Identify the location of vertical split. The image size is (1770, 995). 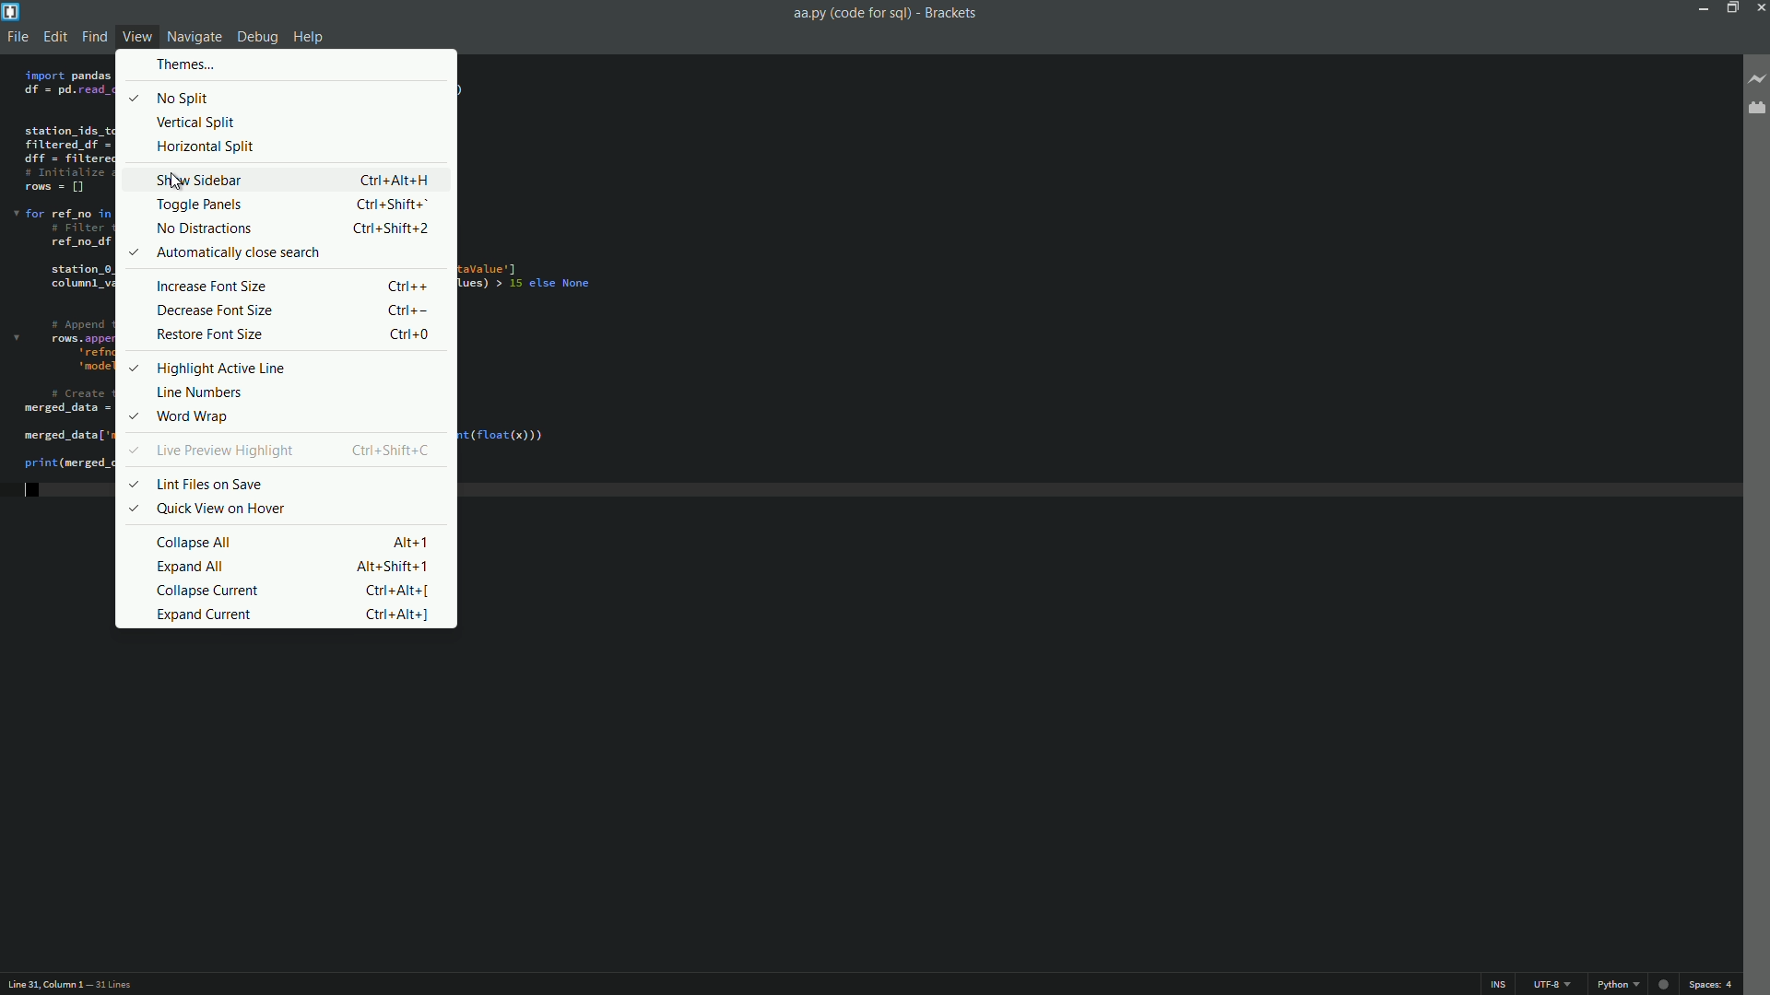
(197, 123).